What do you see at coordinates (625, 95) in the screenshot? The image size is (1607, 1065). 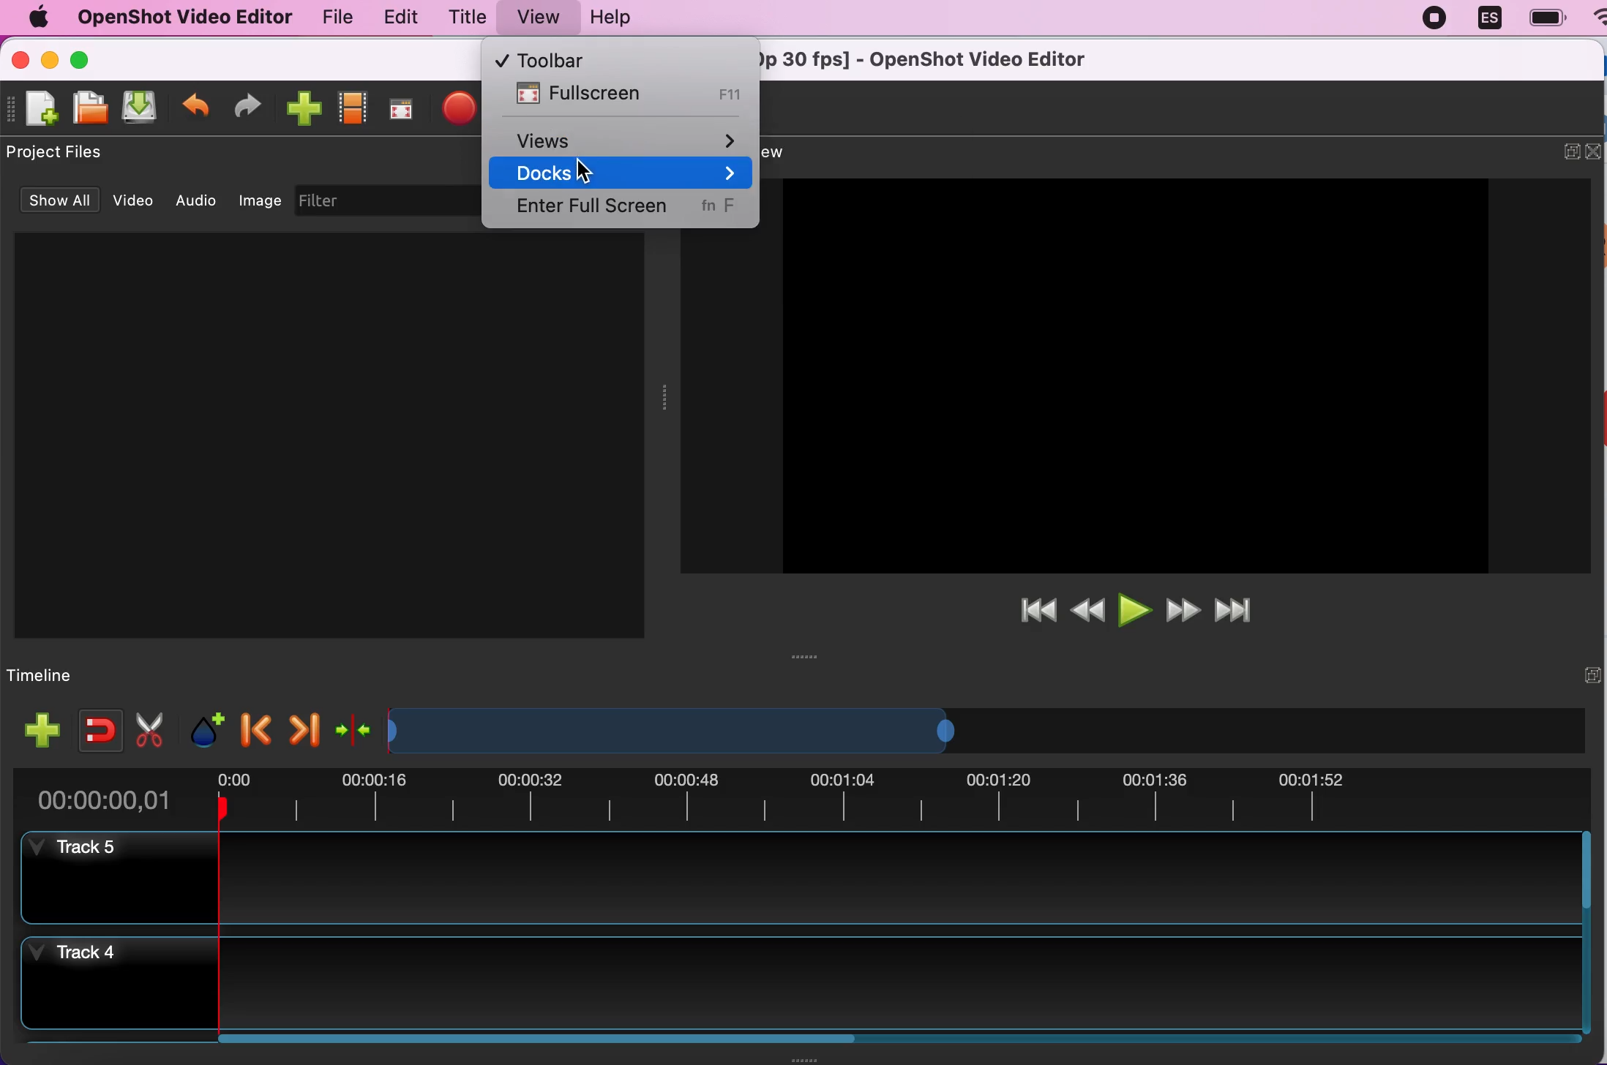 I see `fullscreen` at bounding box center [625, 95].